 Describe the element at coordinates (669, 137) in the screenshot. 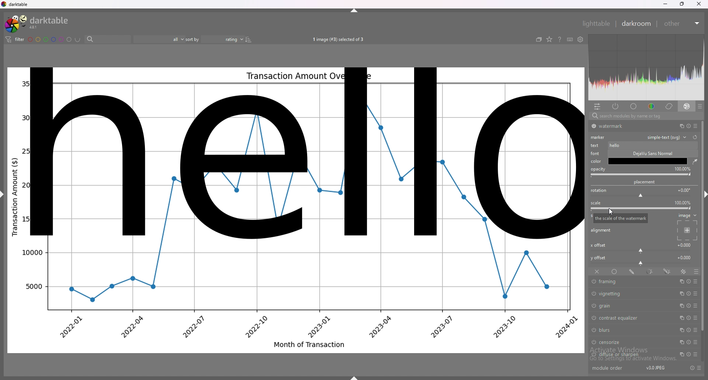

I see `watermark type` at that location.